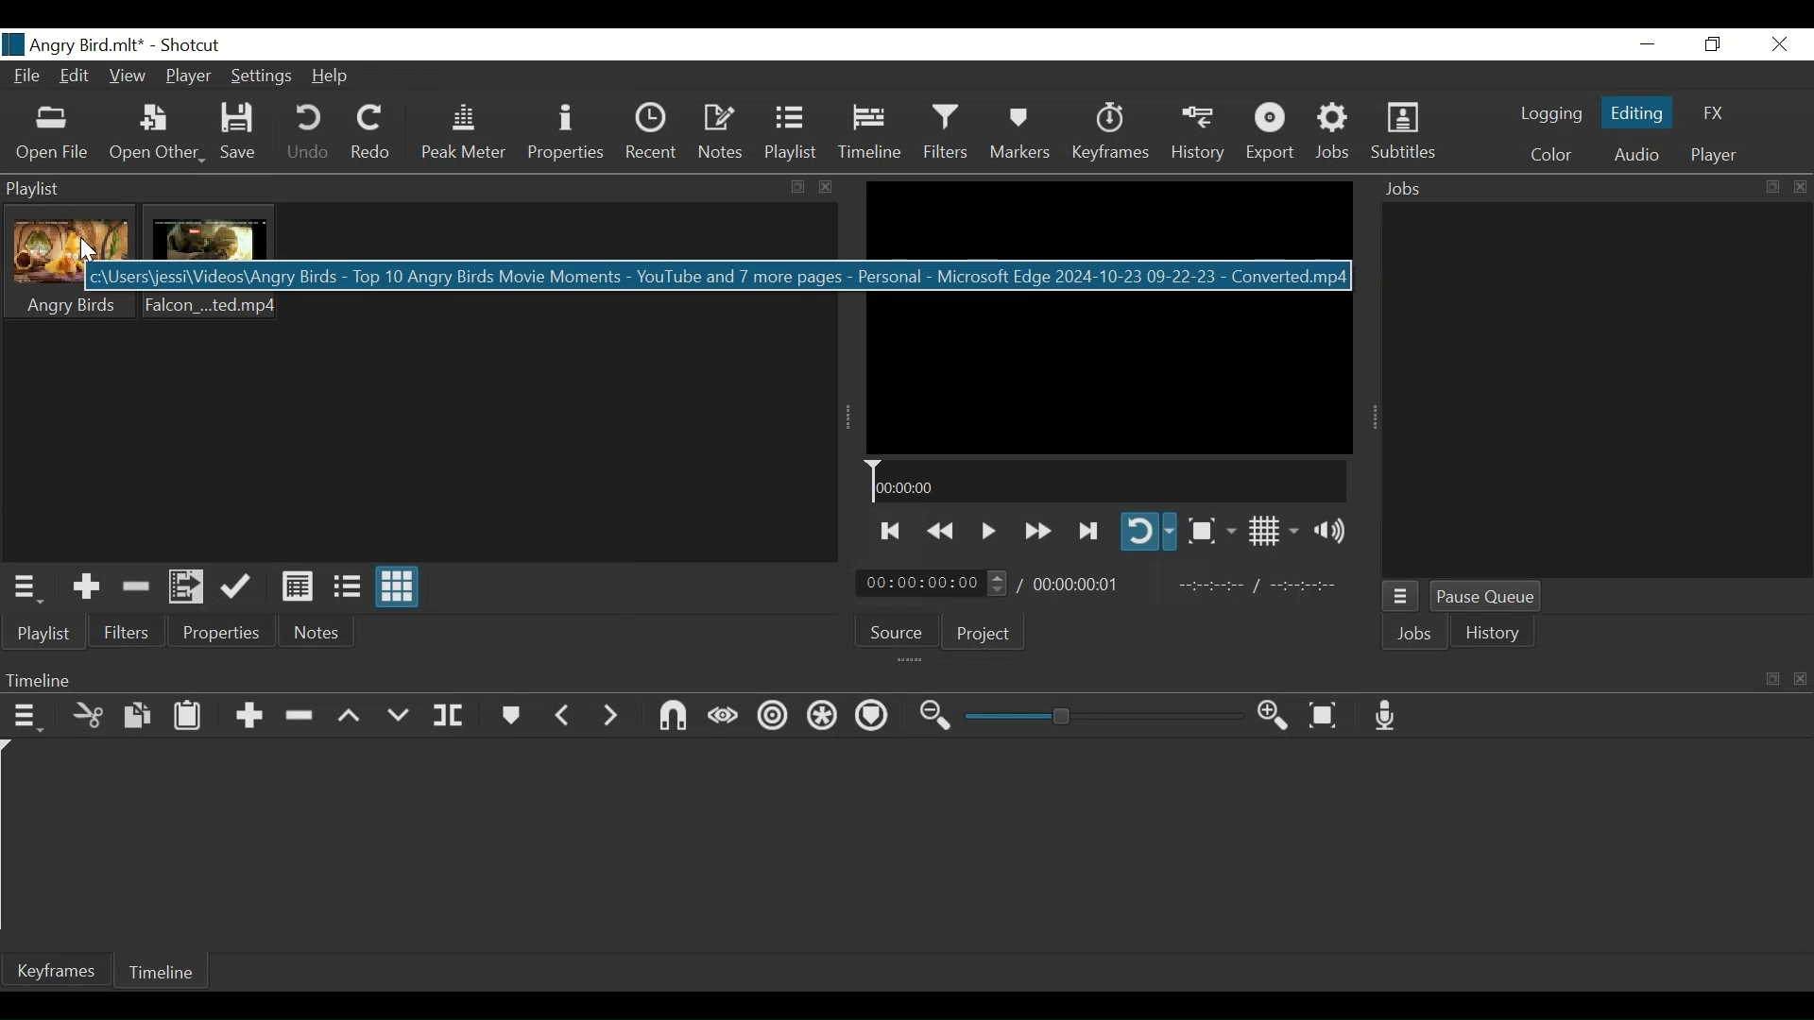 This screenshot has height=1020, width=1814. What do you see at coordinates (76, 77) in the screenshot?
I see `Edit` at bounding box center [76, 77].